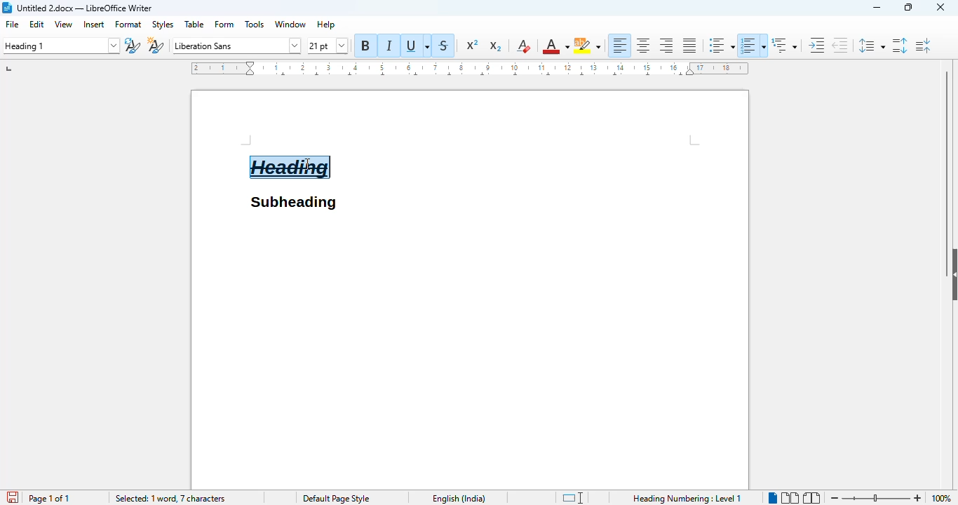  Describe the element at coordinates (619, 45) in the screenshot. I see `align left` at that location.